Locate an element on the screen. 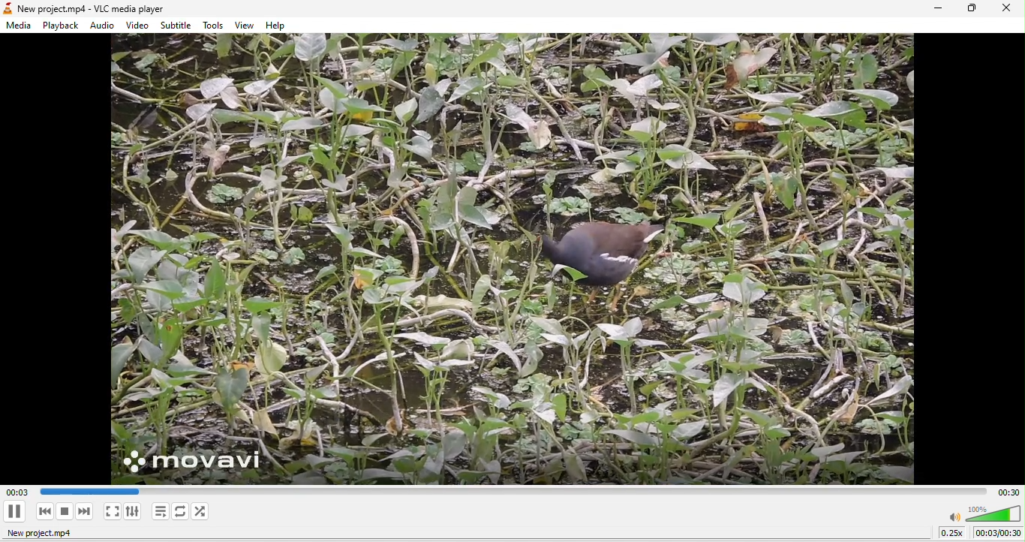 The width and height of the screenshot is (1025, 542). show extended settings is located at coordinates (135, 511).